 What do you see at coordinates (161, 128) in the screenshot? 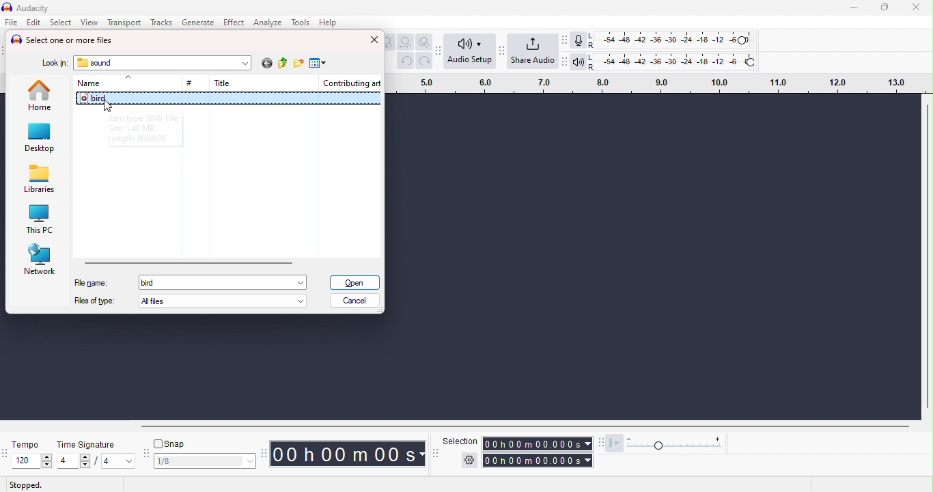
I see `dialog box with file information` at bounding box center [161, 128].